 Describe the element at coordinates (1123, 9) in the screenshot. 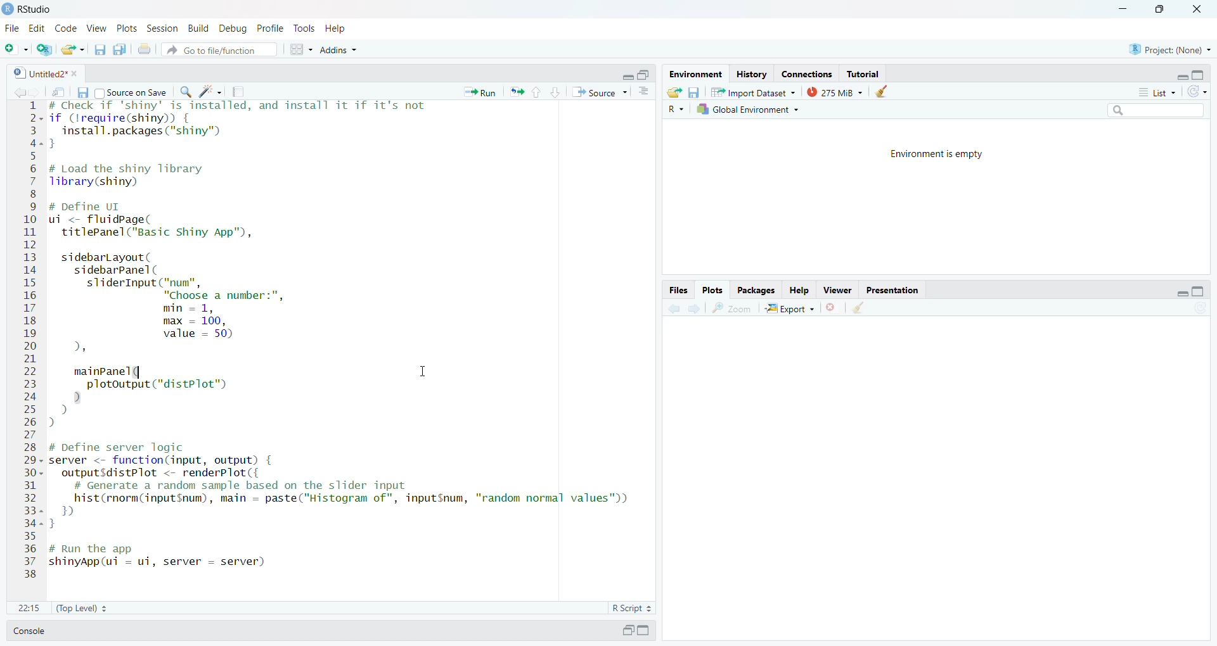

I see `minimize` at that location.